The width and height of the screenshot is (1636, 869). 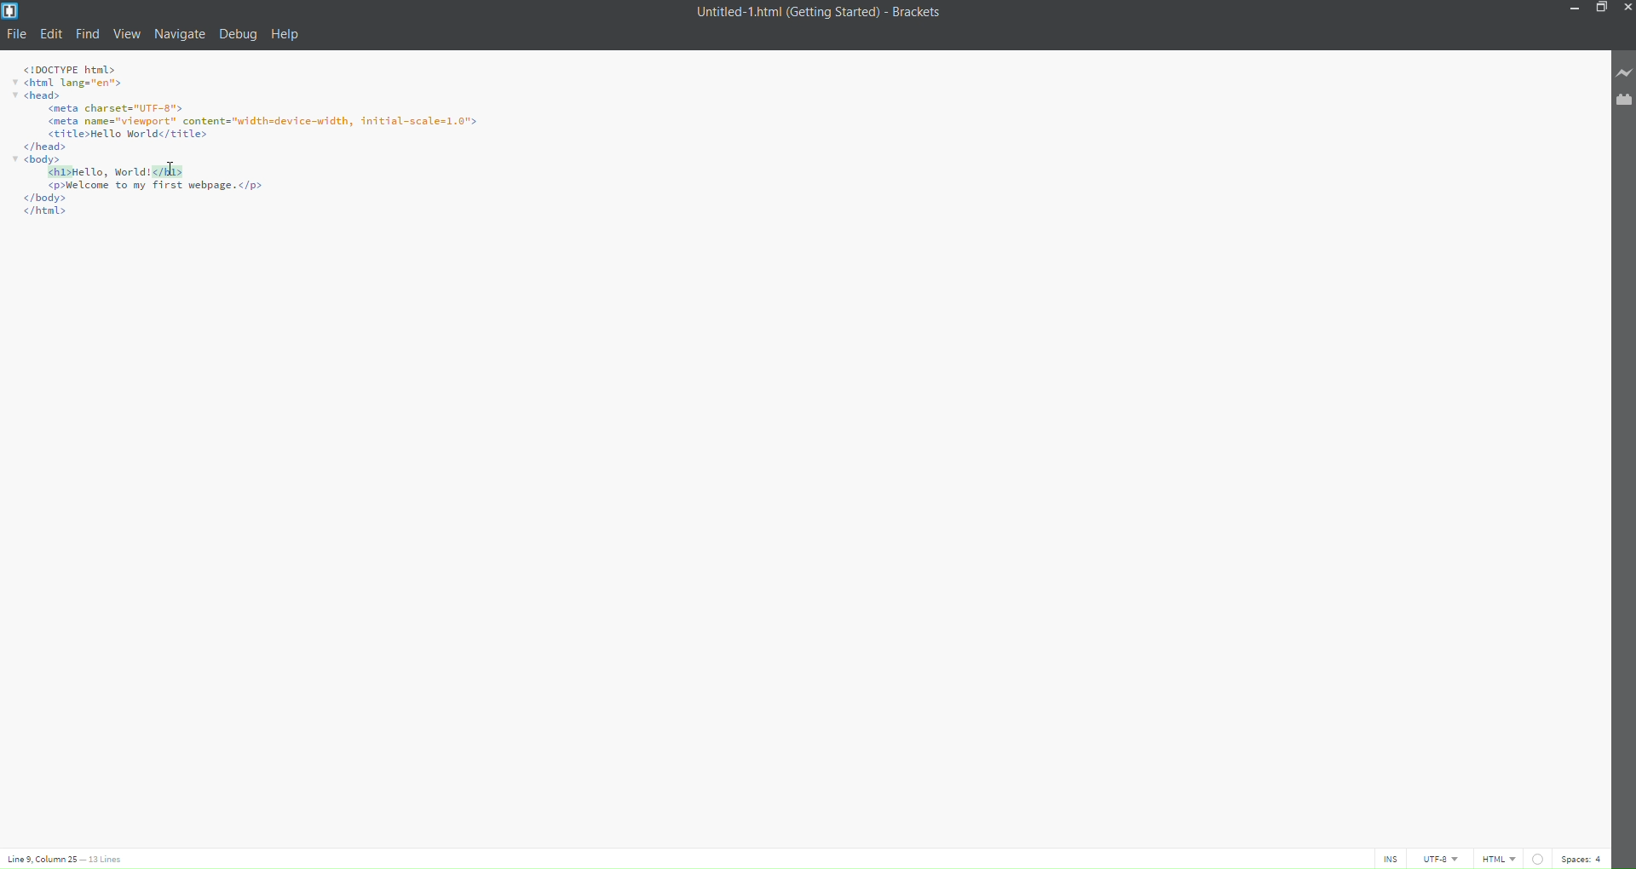 What do you see at coordinates (254, 112) in the screenshot?
I see `code` at bounding box center [254, 112].